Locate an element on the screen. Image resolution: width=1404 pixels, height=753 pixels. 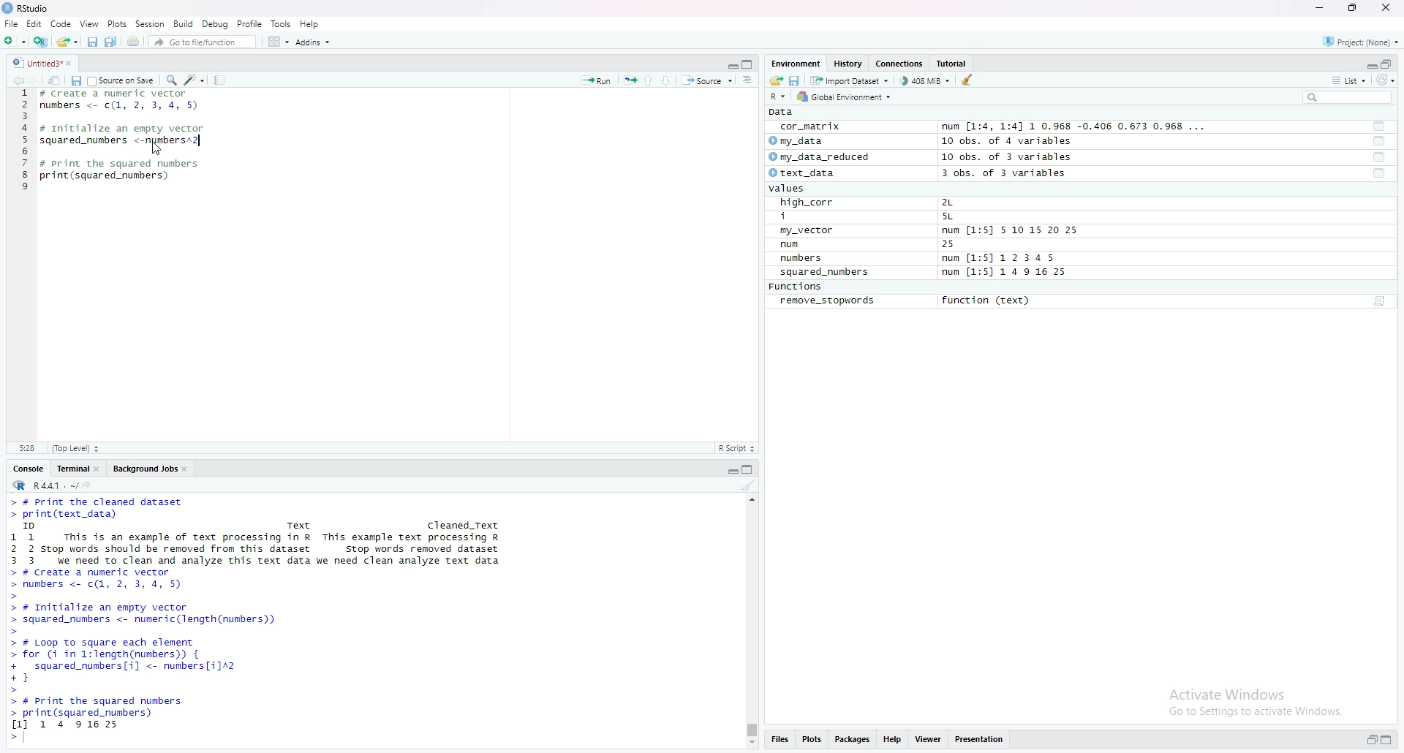
maximize is located at coordinates (750, 468).